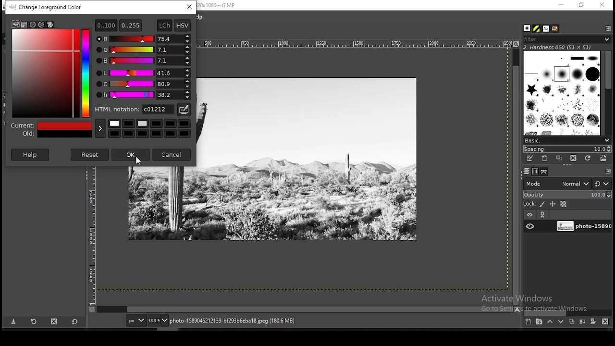 This screenshot has width=615, height=346. What do you see at coordinates (547, 28) in the screenshot?
I see `fonts` at bounding box center [547, 28].